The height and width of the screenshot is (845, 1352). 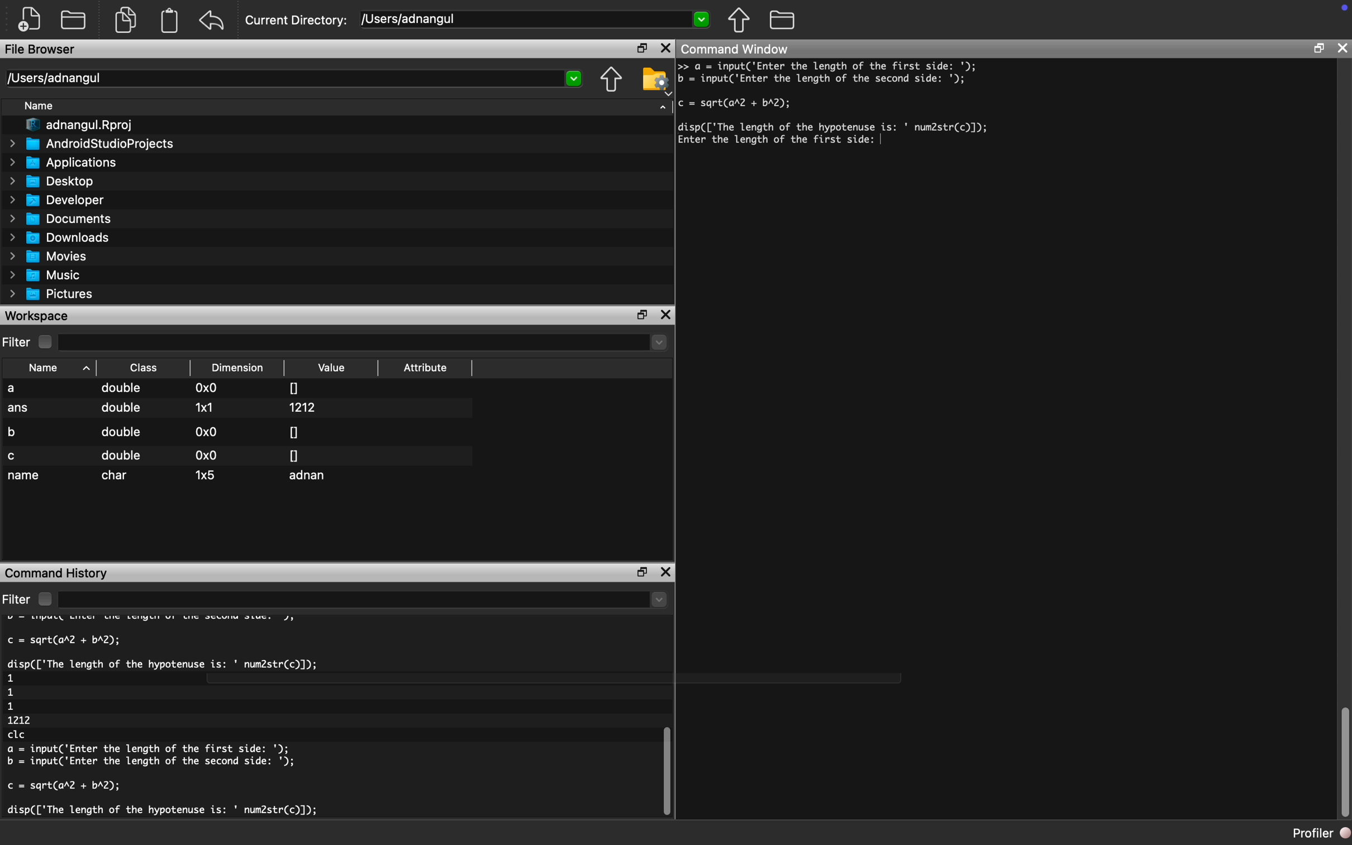 I want to click on  Movies, so click(x=50, y=256).